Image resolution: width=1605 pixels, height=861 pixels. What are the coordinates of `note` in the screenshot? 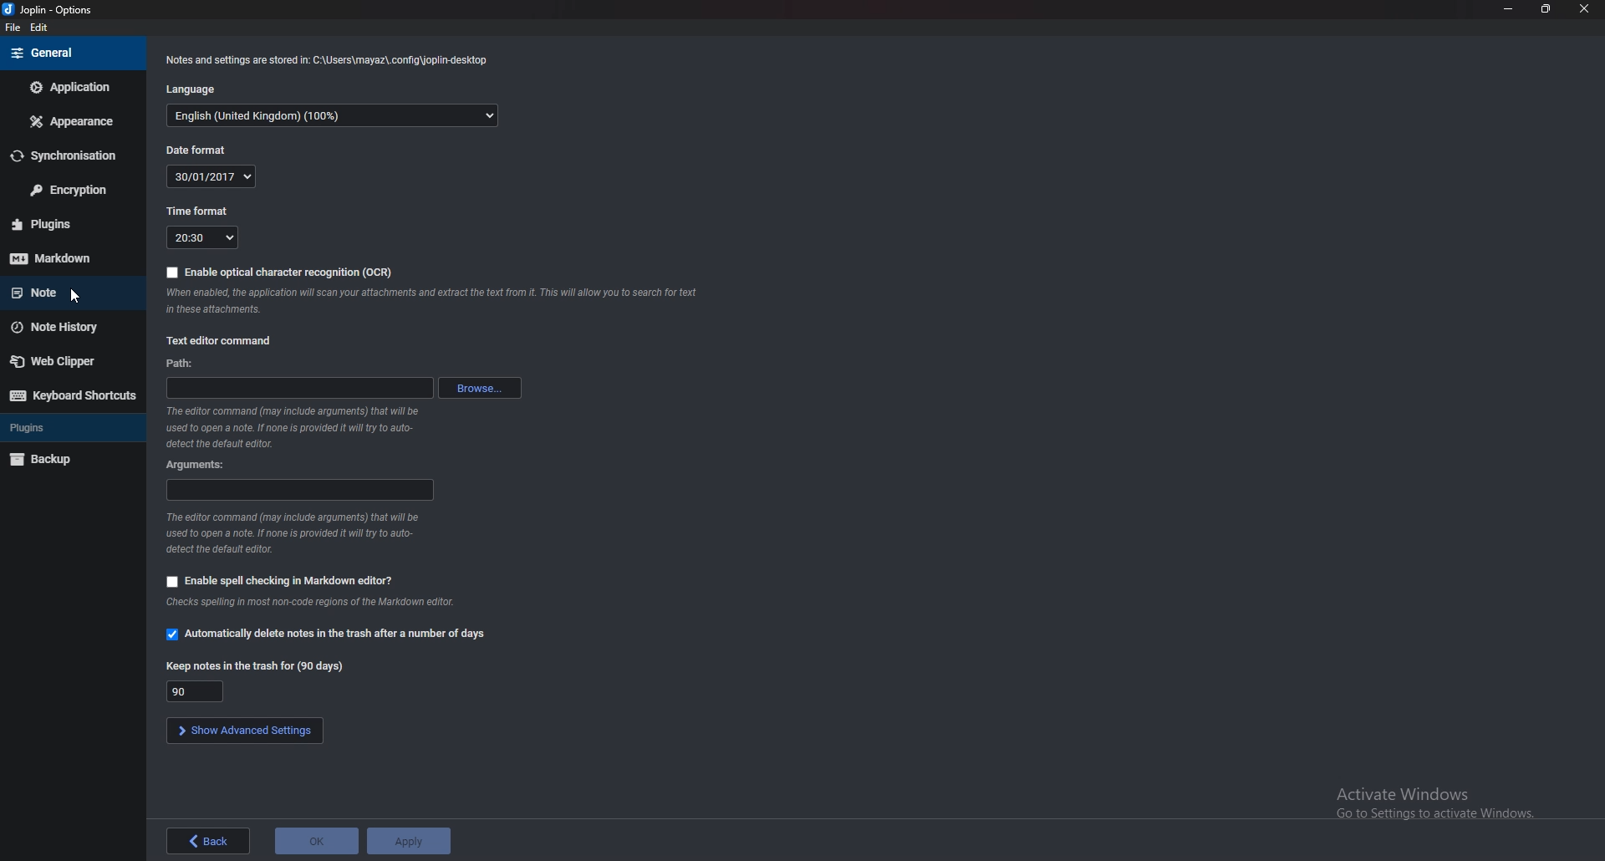 It's located at (64, 291).